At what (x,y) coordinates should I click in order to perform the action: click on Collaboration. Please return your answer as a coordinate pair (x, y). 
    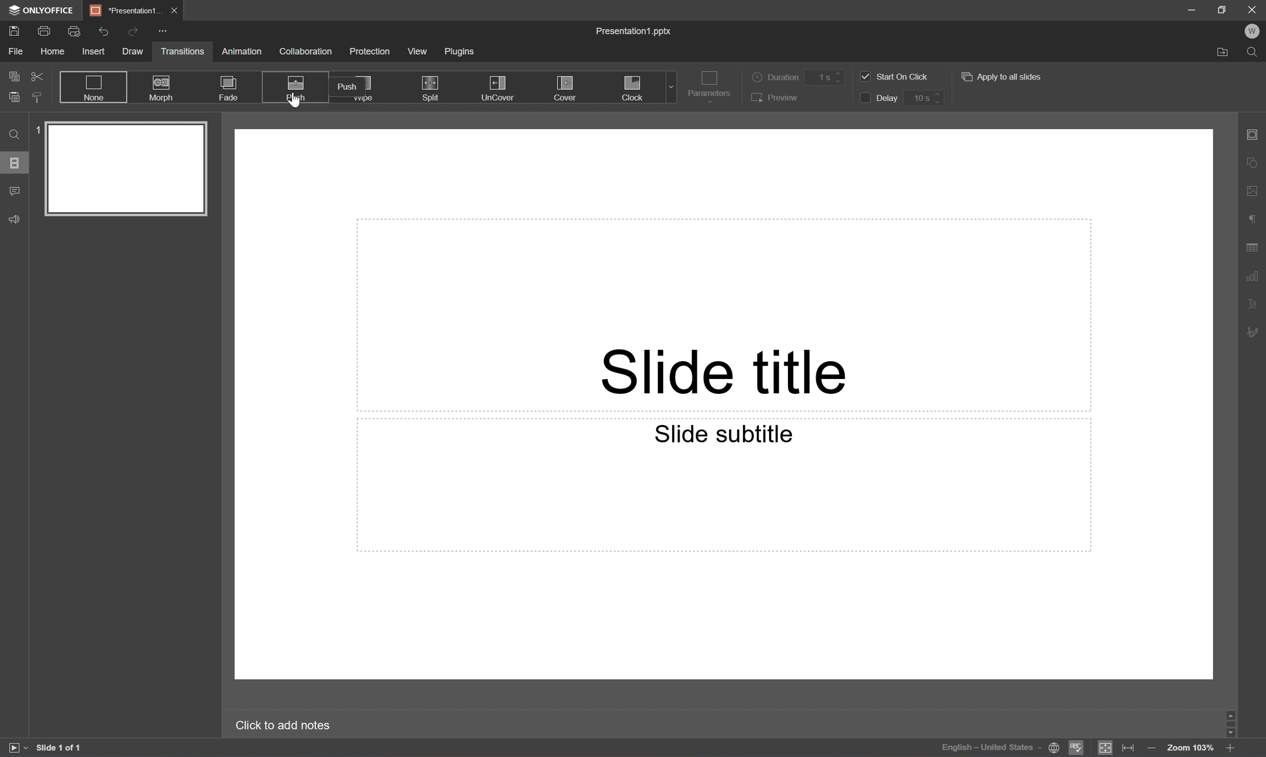
    Looking at the image, I should click on (306, 55).